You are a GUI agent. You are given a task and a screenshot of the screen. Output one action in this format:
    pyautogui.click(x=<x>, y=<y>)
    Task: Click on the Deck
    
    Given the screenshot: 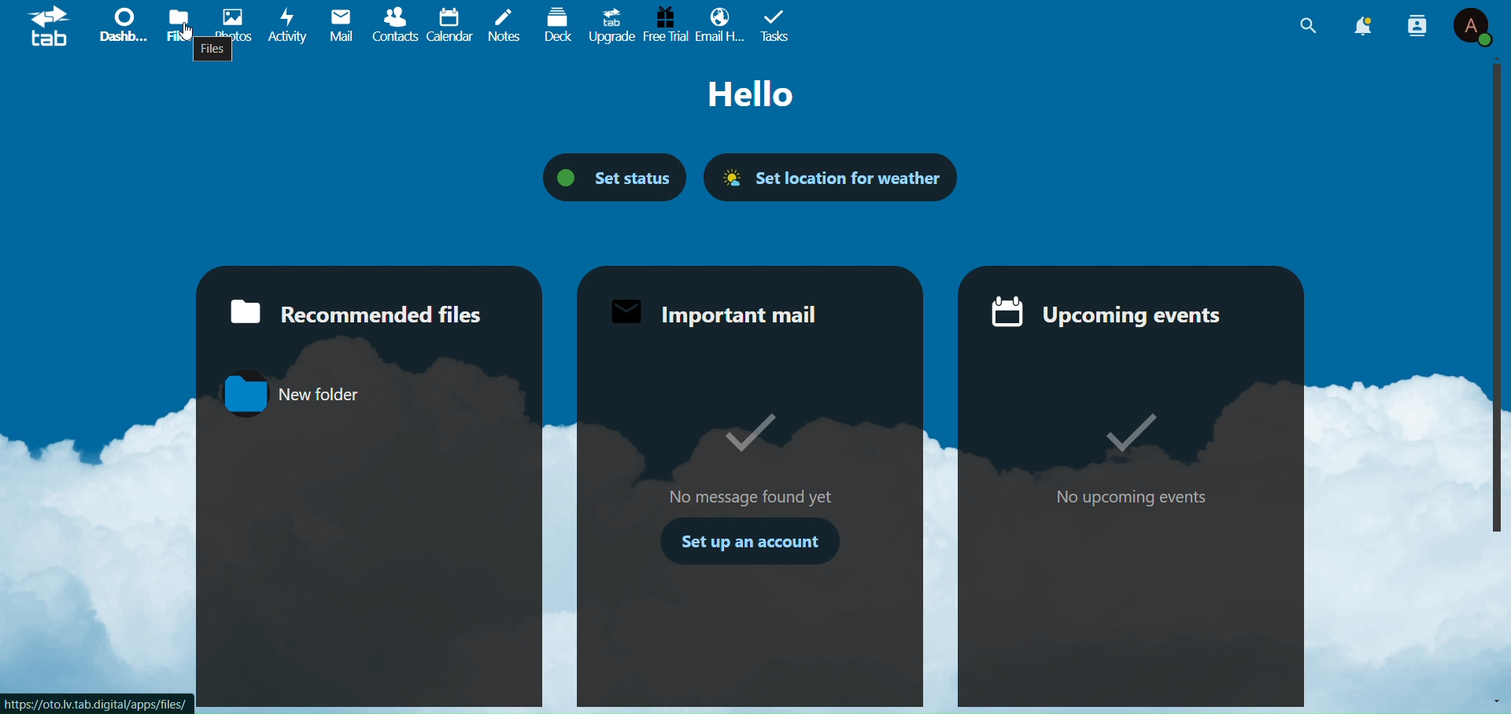 What is the action you would take?
    pyautogui.click(x=555, y=23)
    